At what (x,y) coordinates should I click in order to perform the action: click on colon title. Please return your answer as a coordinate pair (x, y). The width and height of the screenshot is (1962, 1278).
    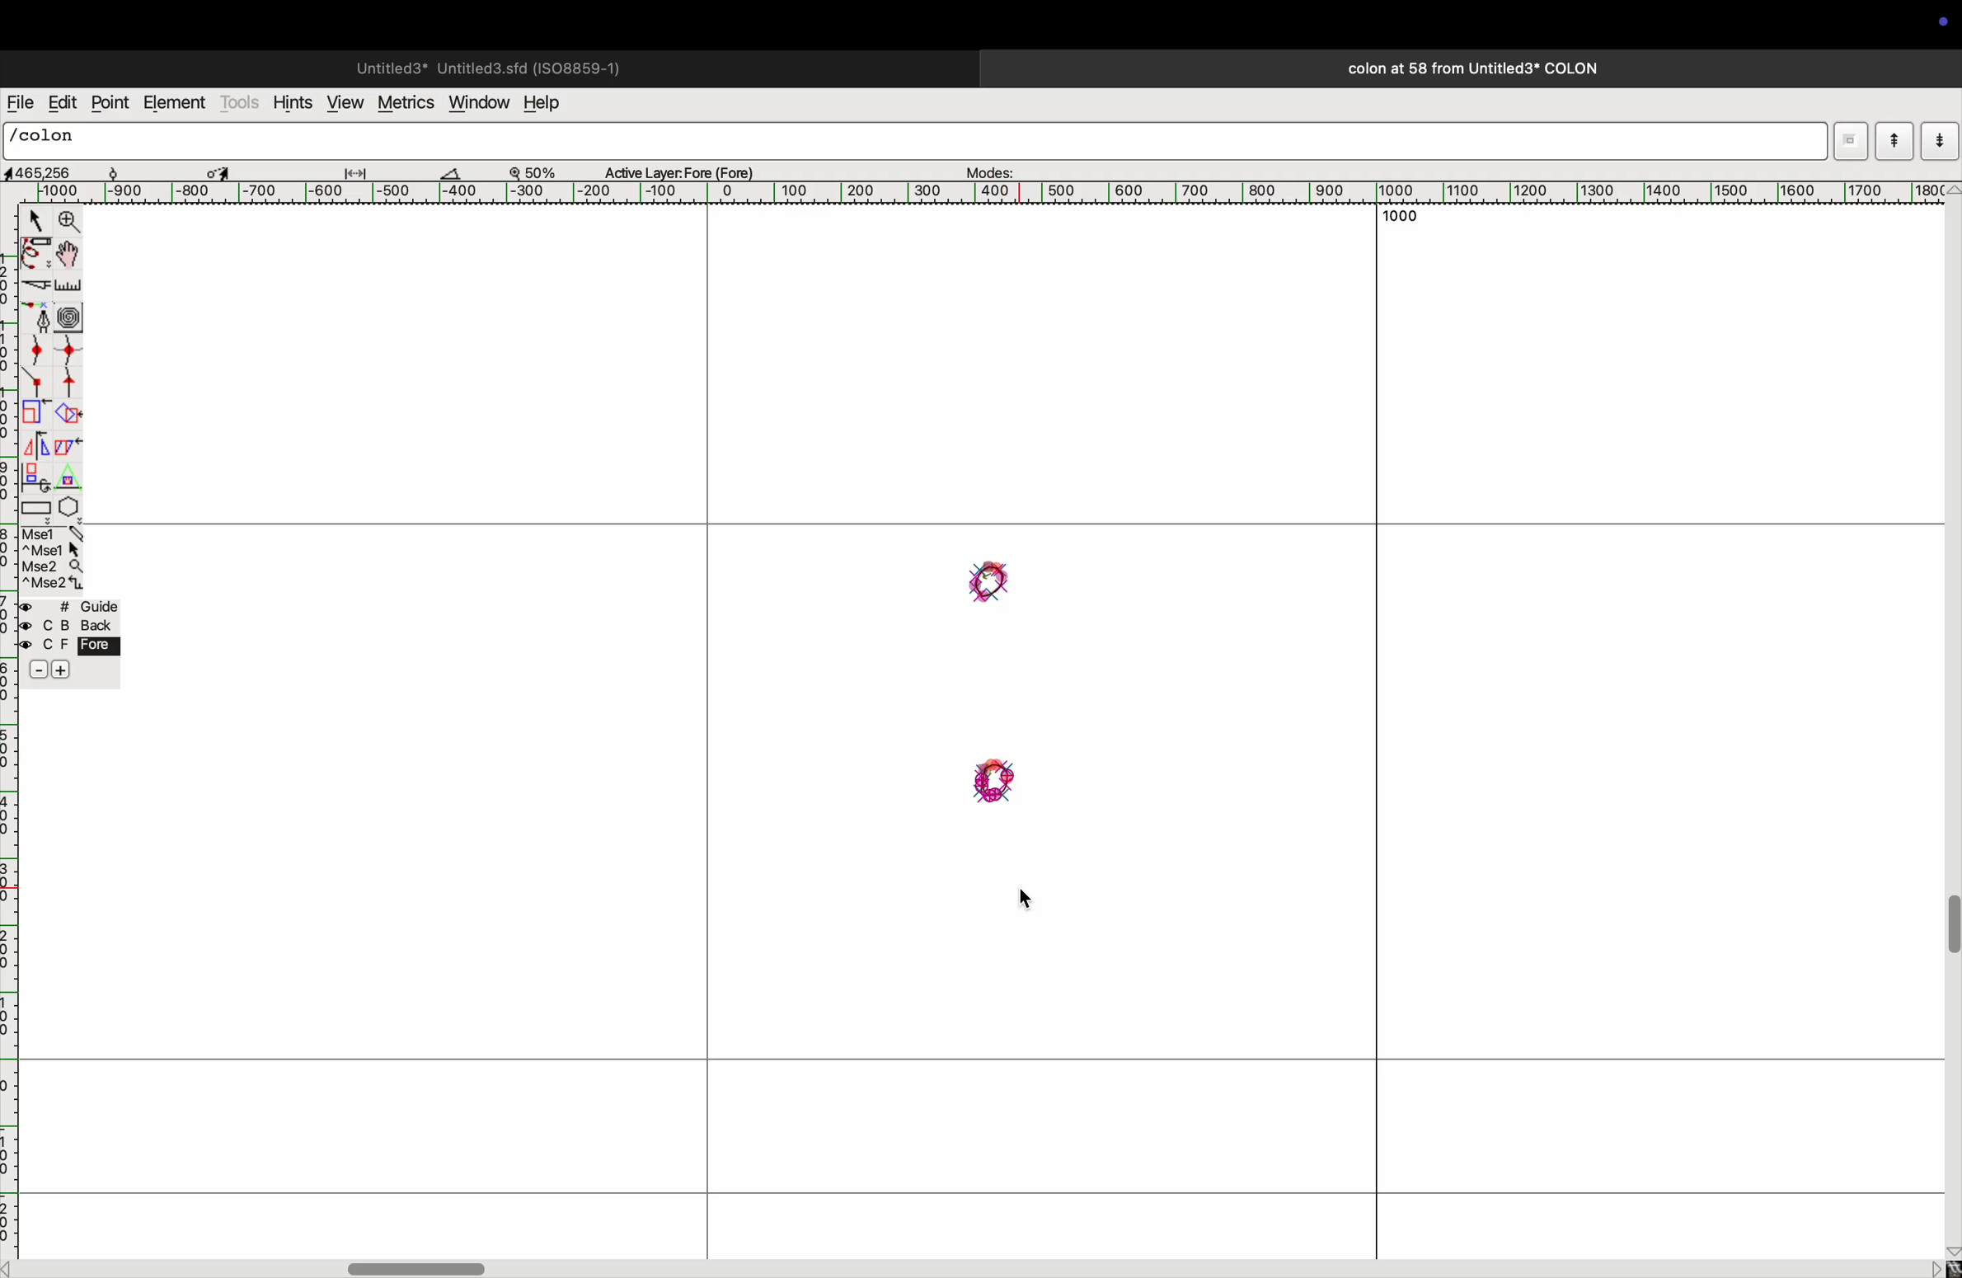
    Looking at the image, I should click on (1466, 68).